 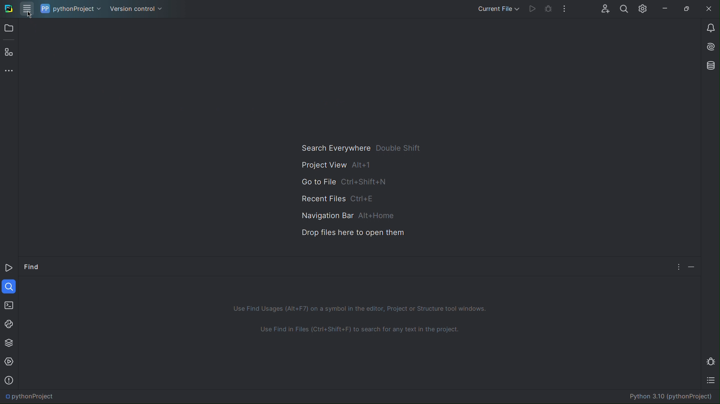 What do you see at coordinates (709, 66) in the screenshot?
I see `Databases` at bounding box center [709, 66].